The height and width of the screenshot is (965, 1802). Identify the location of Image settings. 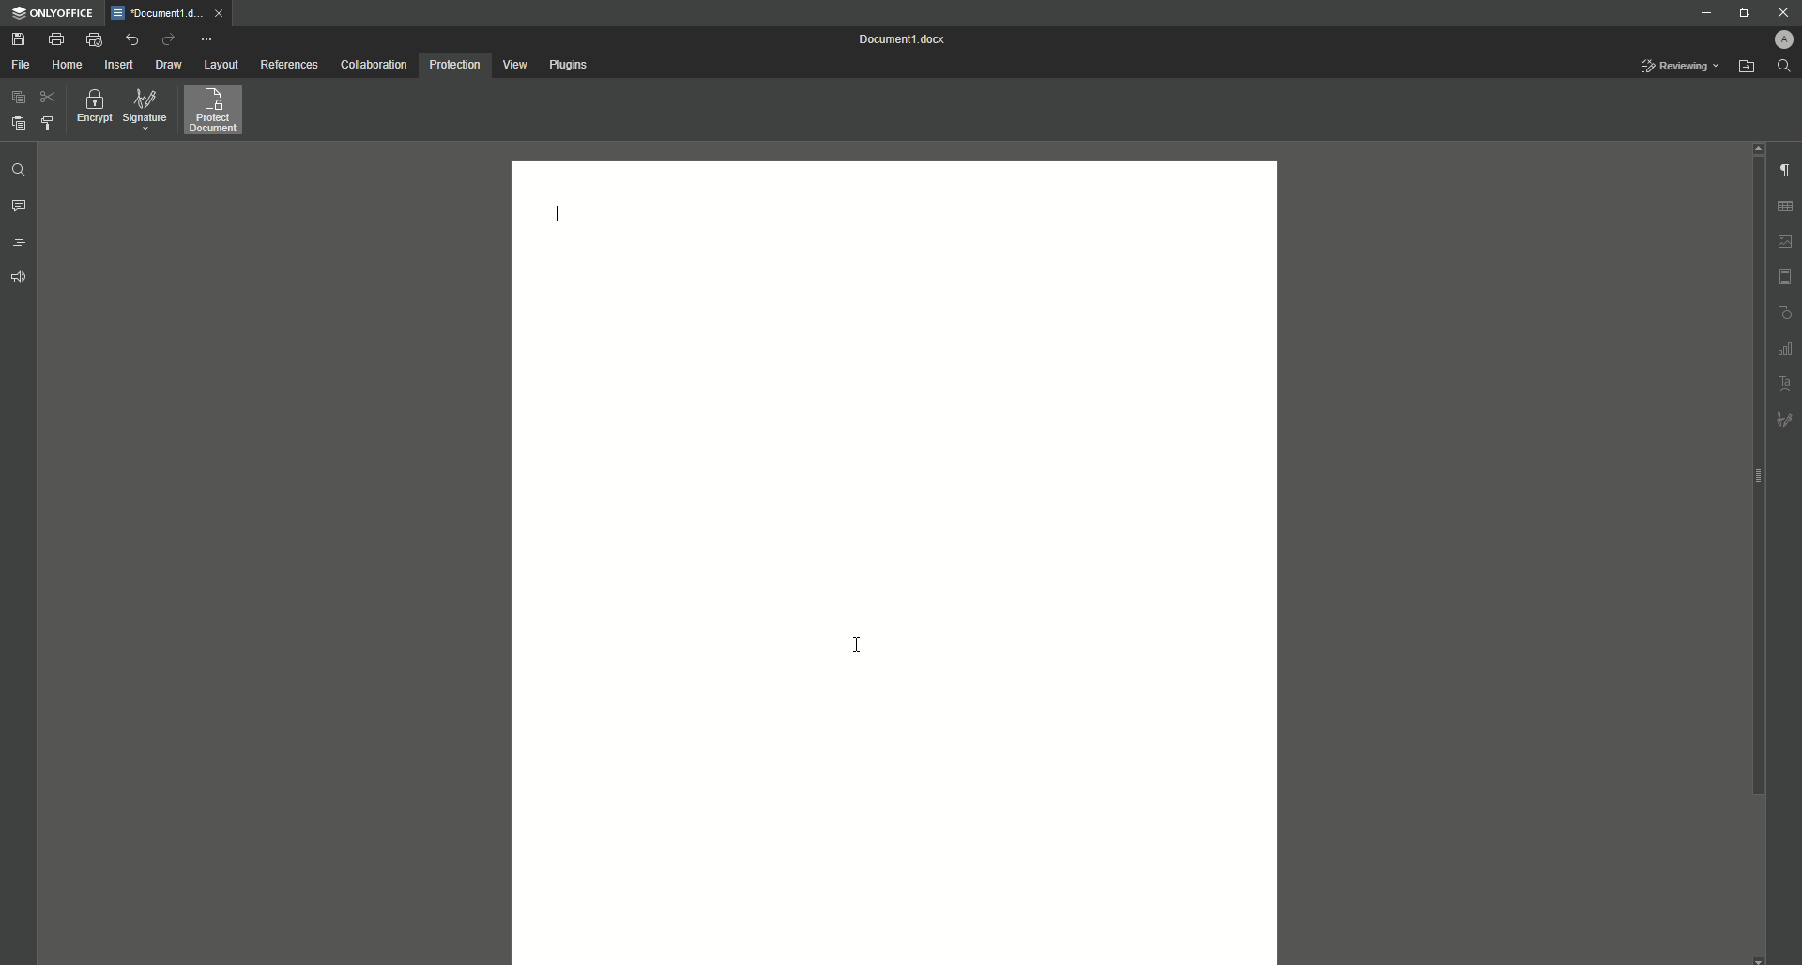
(1787, 241).